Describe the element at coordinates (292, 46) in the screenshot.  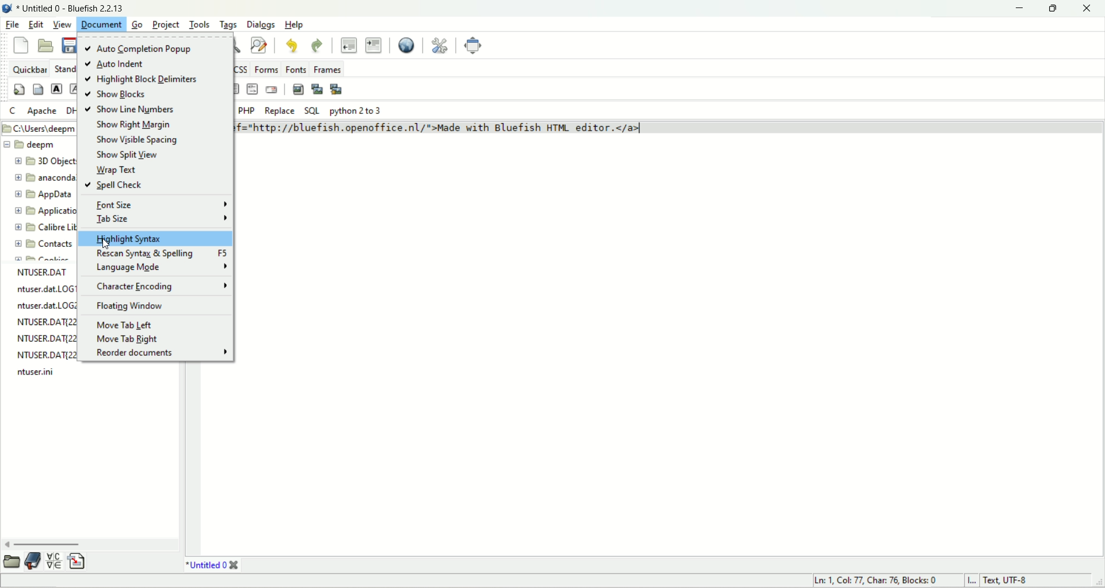
I see `undo` at that location.